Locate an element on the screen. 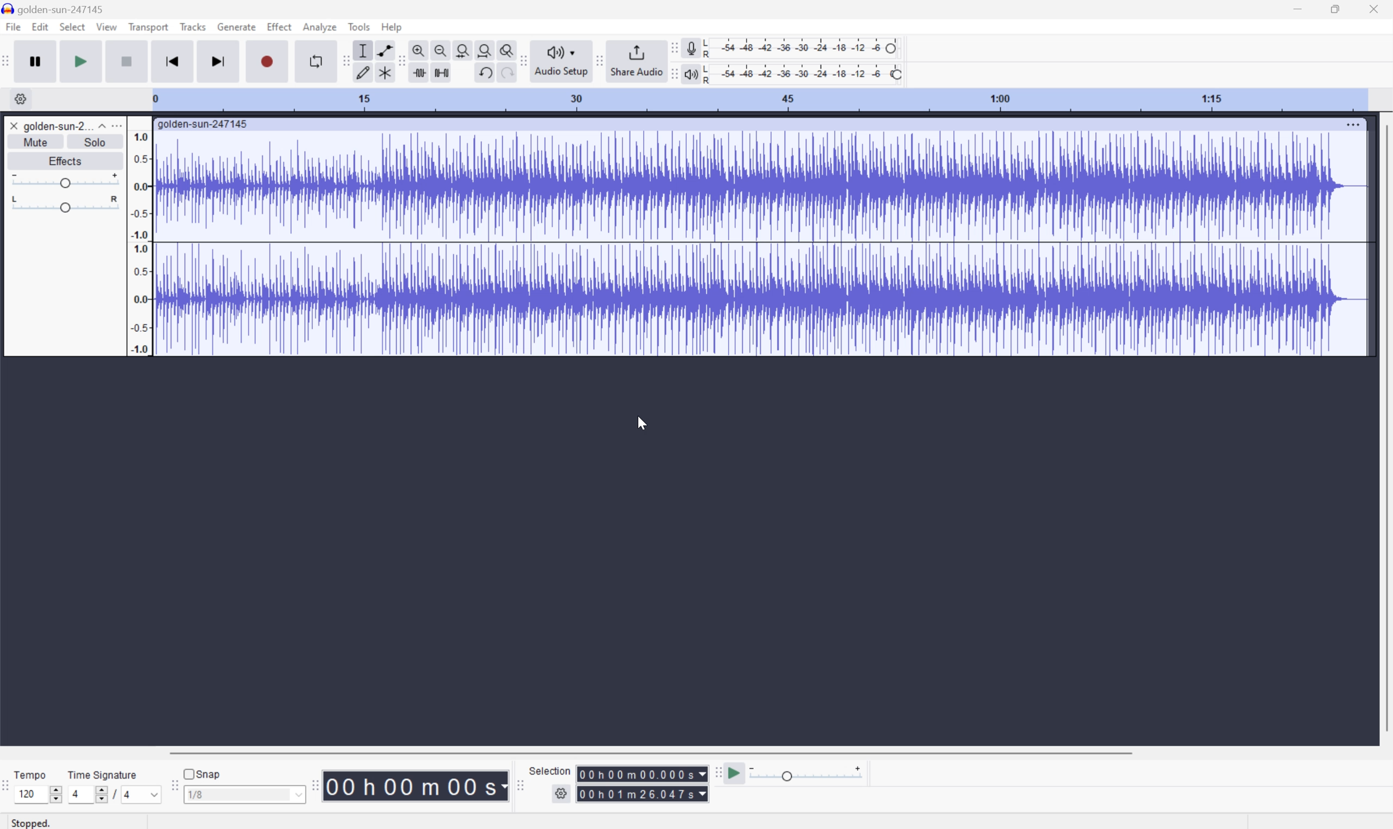 Image resolution: width=1393 pixels, height=829 pixels. Settings is located at coordinates (563, 796).